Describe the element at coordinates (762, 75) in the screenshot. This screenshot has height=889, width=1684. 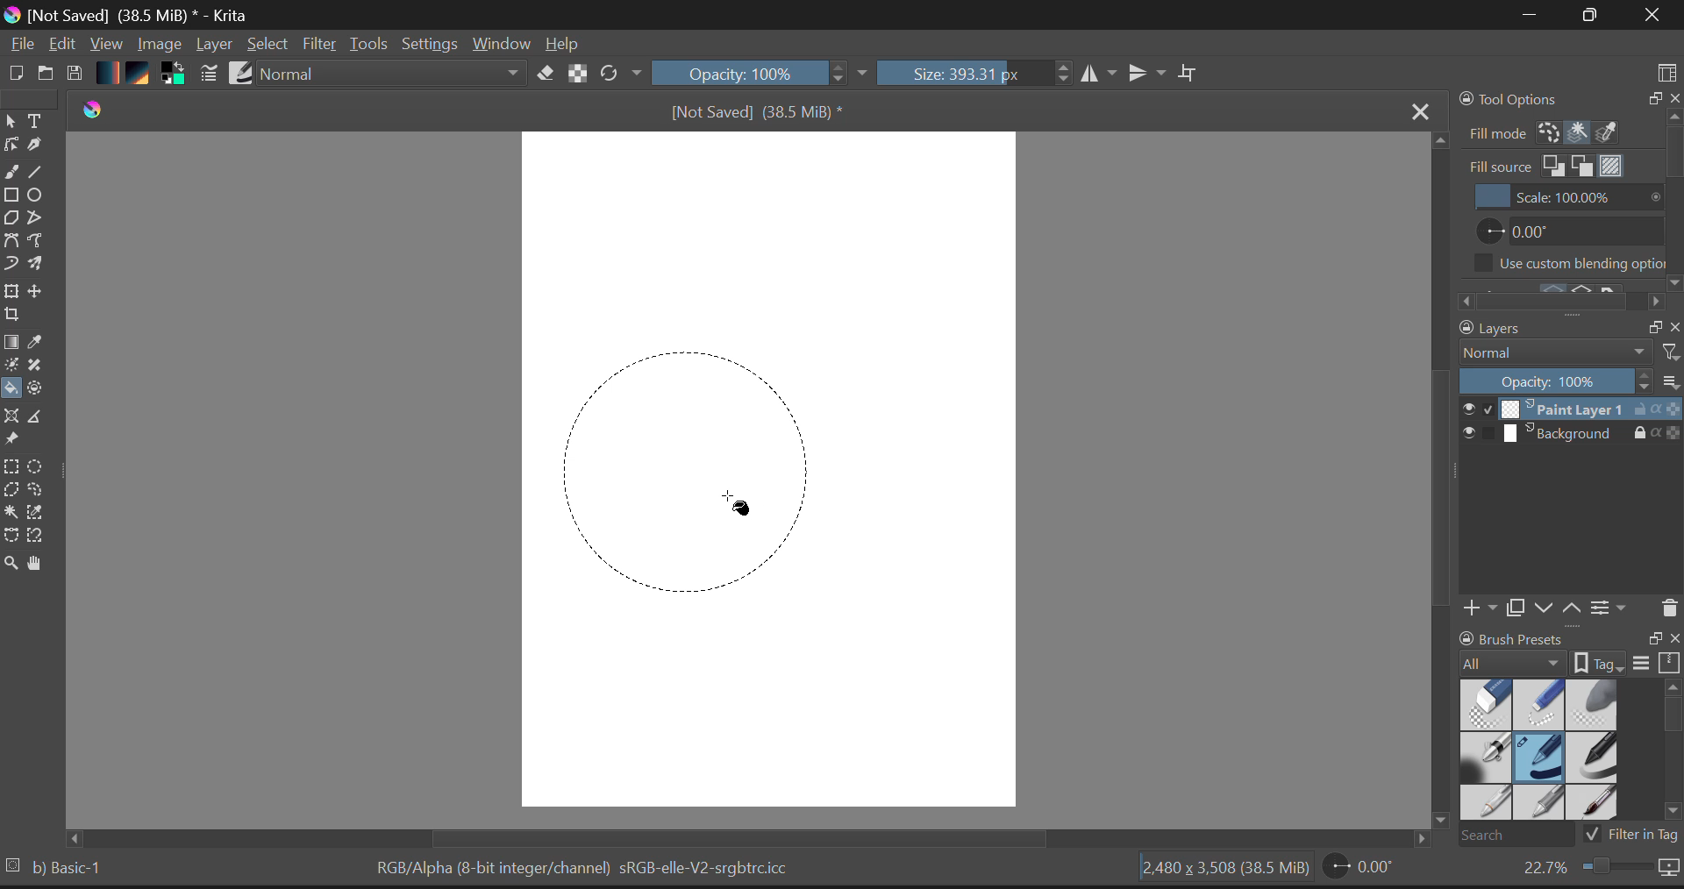
I see `Opacity` at that location.